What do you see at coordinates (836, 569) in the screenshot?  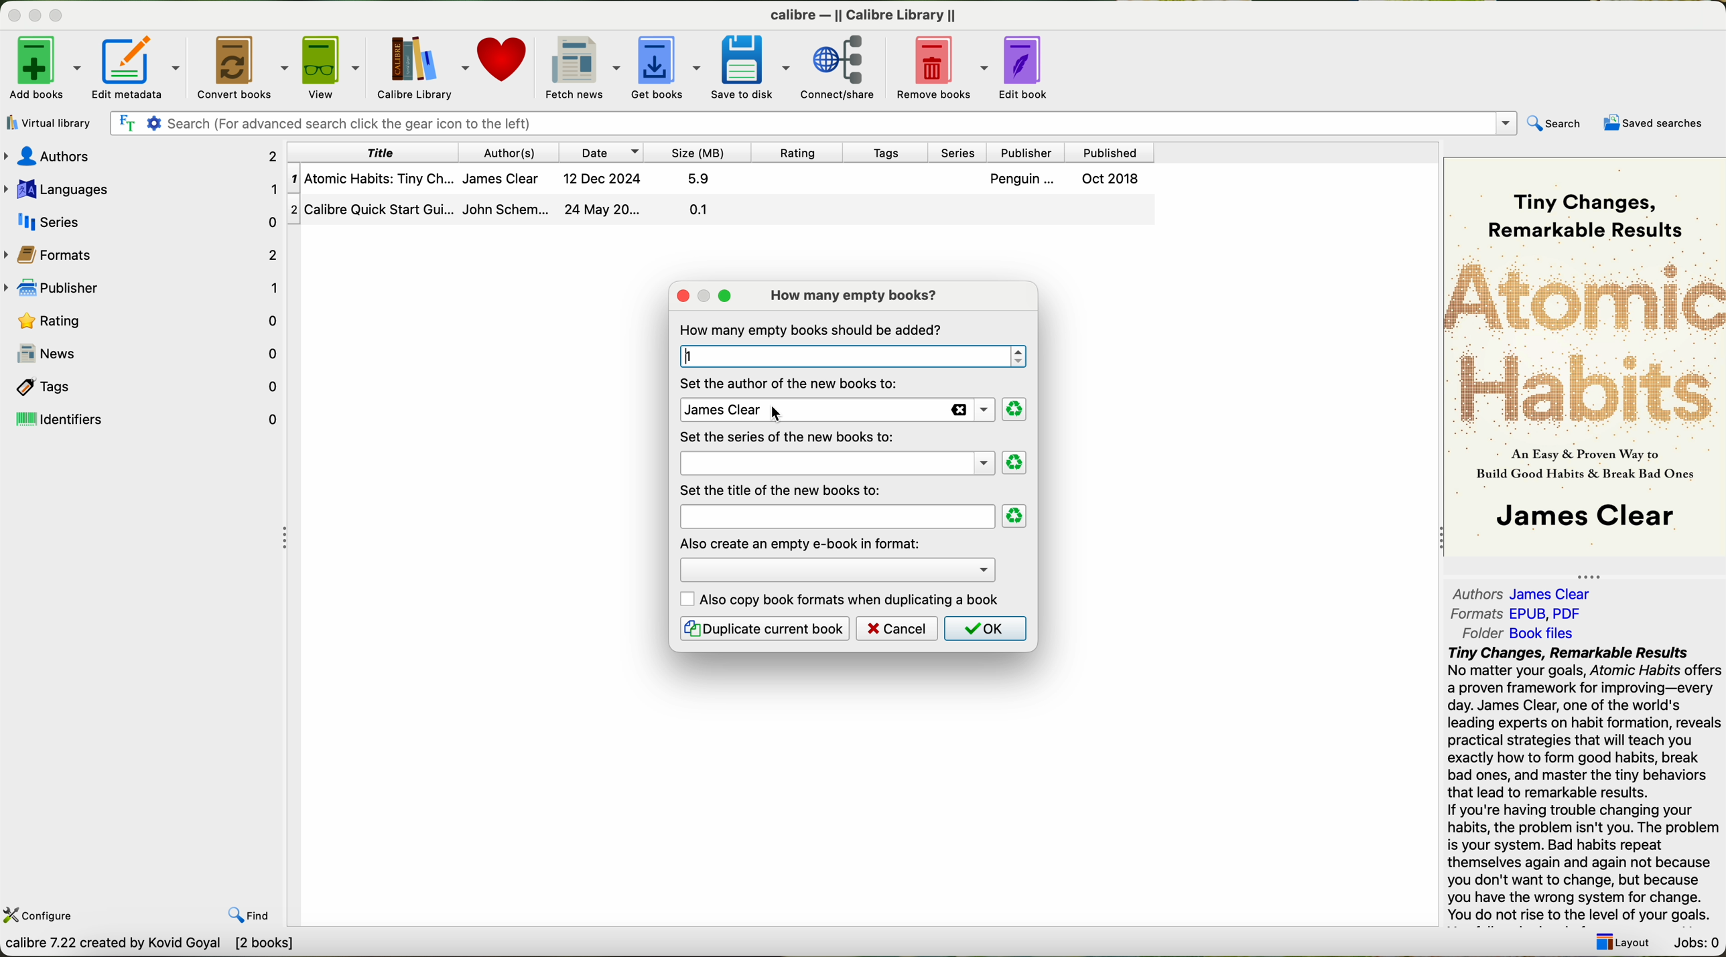 I see `options` at bounding box center [836, 569].